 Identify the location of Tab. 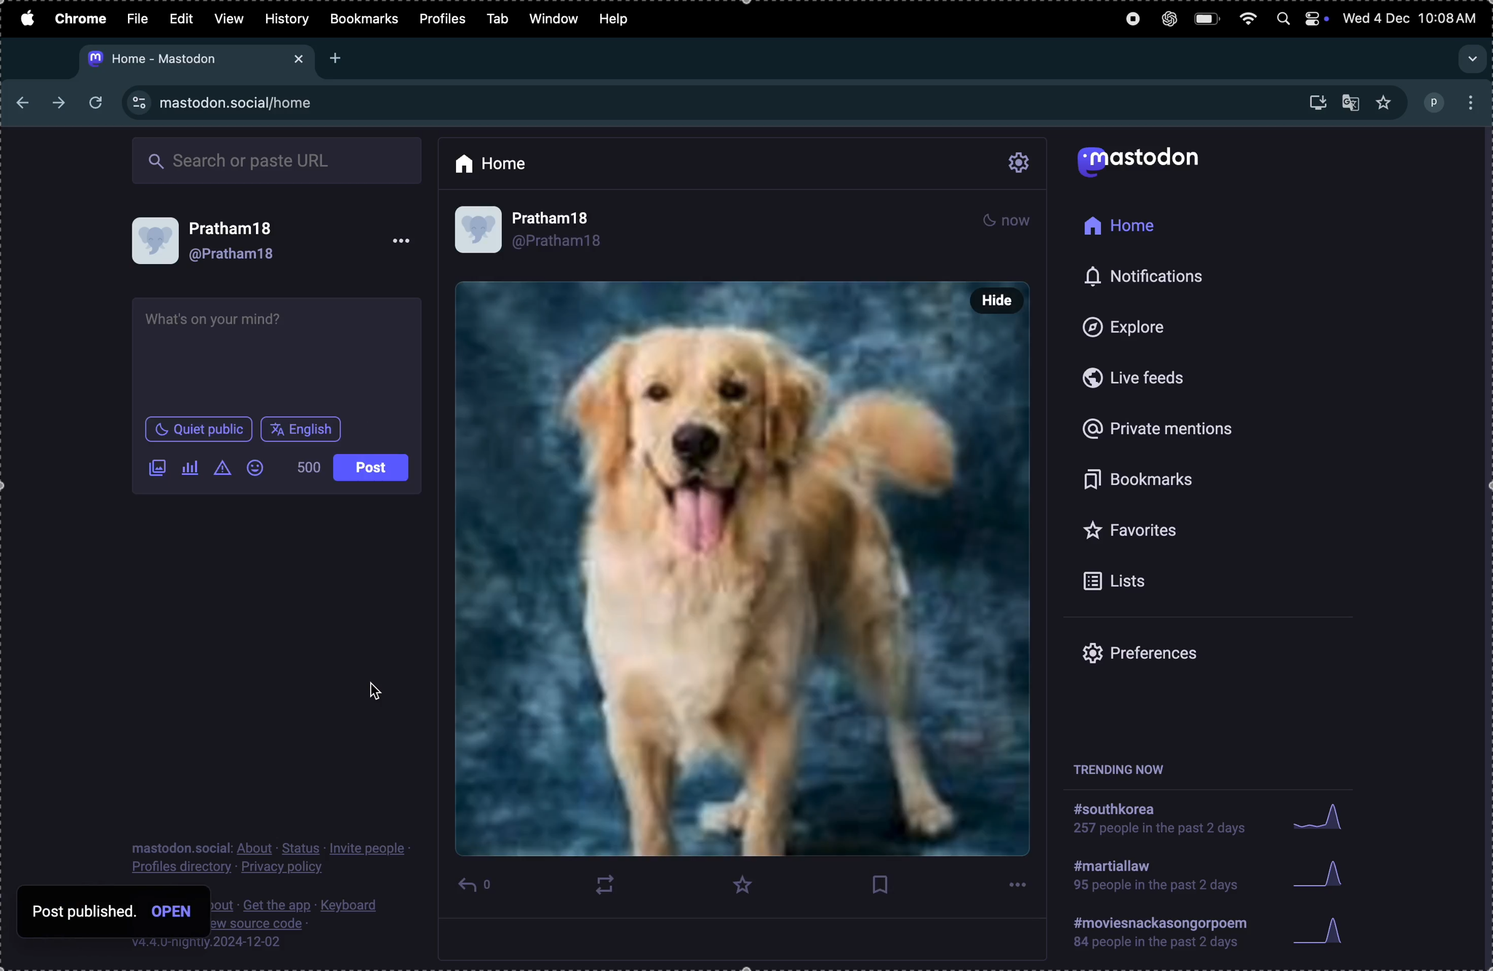
(497, 17).